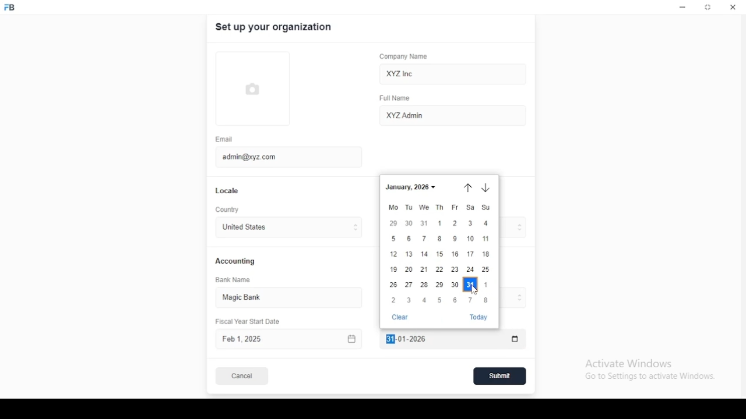  What do you see at coordinates (485, 284) in the screenshot?
I see `1` at bounding box center [485, 284].